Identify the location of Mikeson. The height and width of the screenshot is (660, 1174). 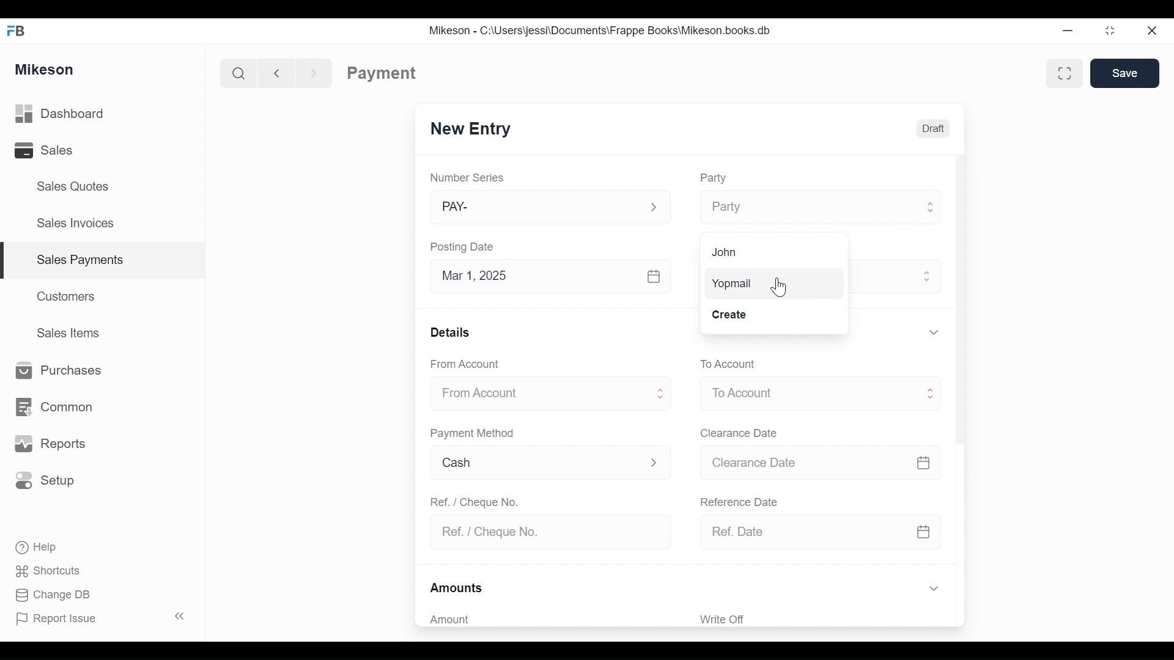
(45, 68).